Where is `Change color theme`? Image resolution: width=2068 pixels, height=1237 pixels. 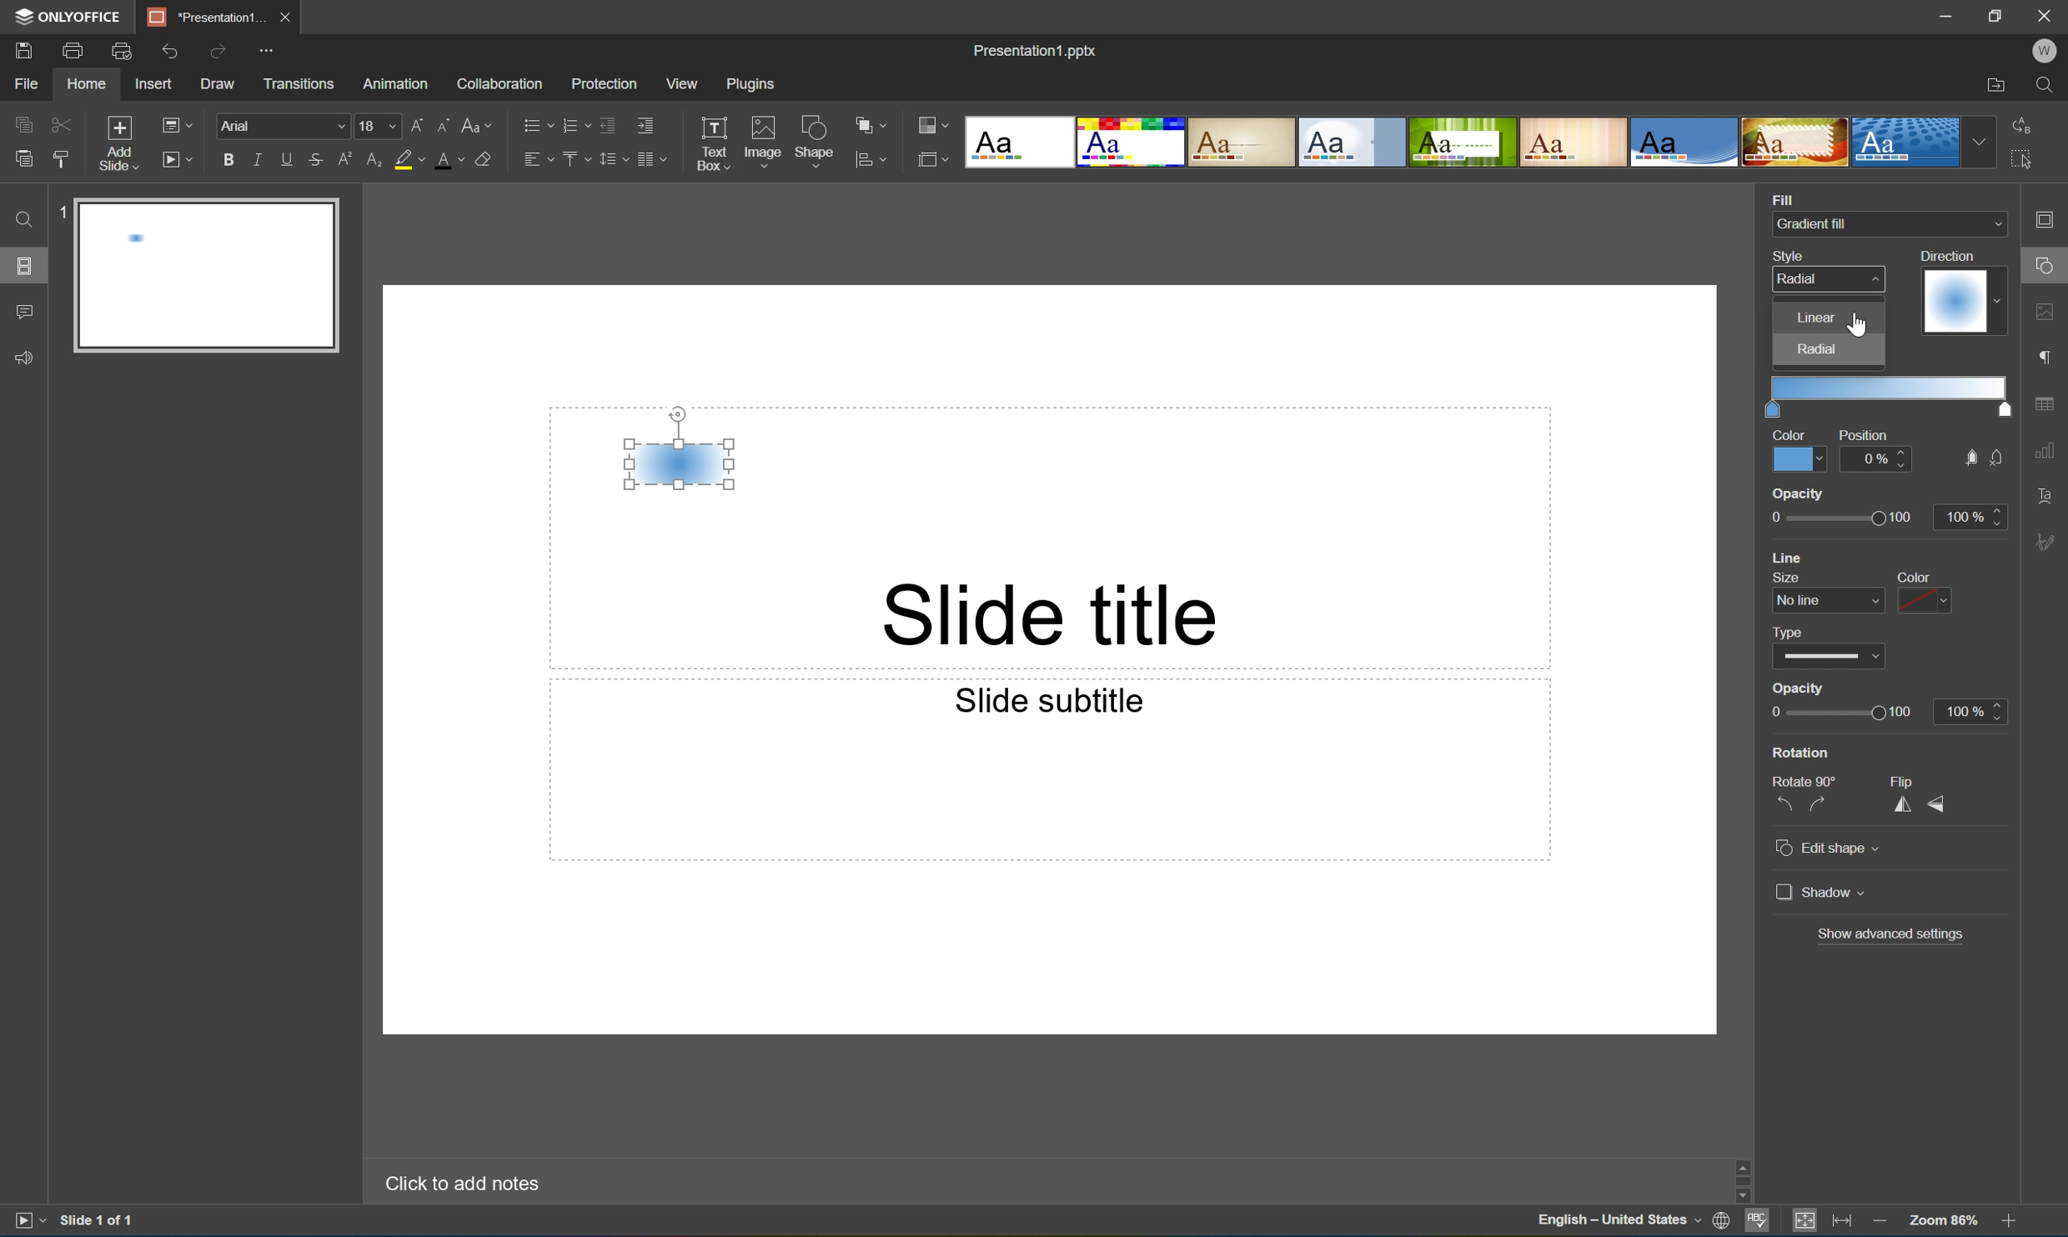
Change color theme is located at coordinates (933, 127).